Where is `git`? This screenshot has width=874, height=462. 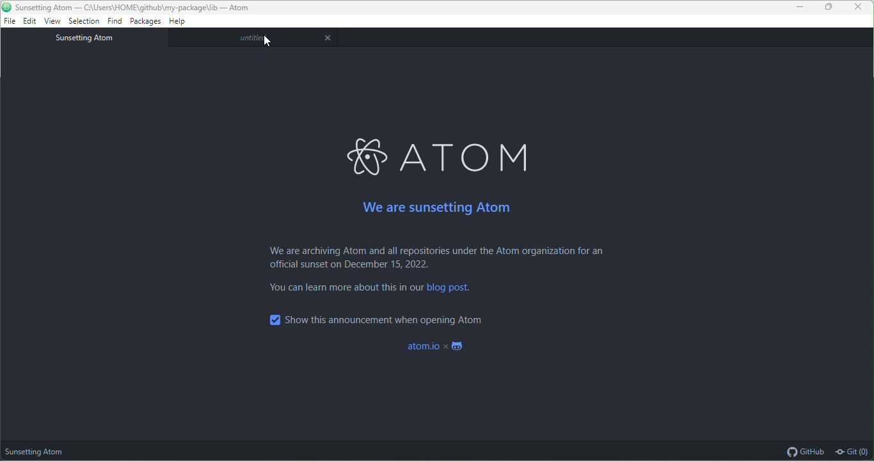 git is located at coordinates (852, 450).